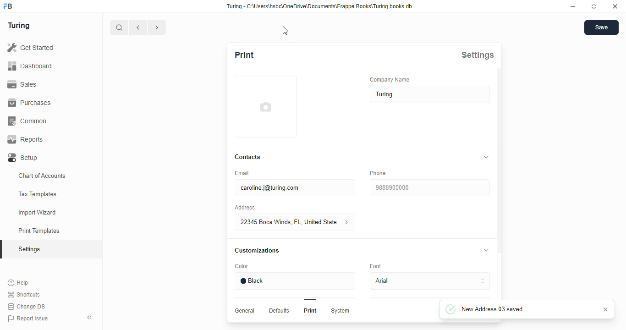  Describe the element at coordinates (280, 311) in the screenshot. I see `Defaults` at that location.